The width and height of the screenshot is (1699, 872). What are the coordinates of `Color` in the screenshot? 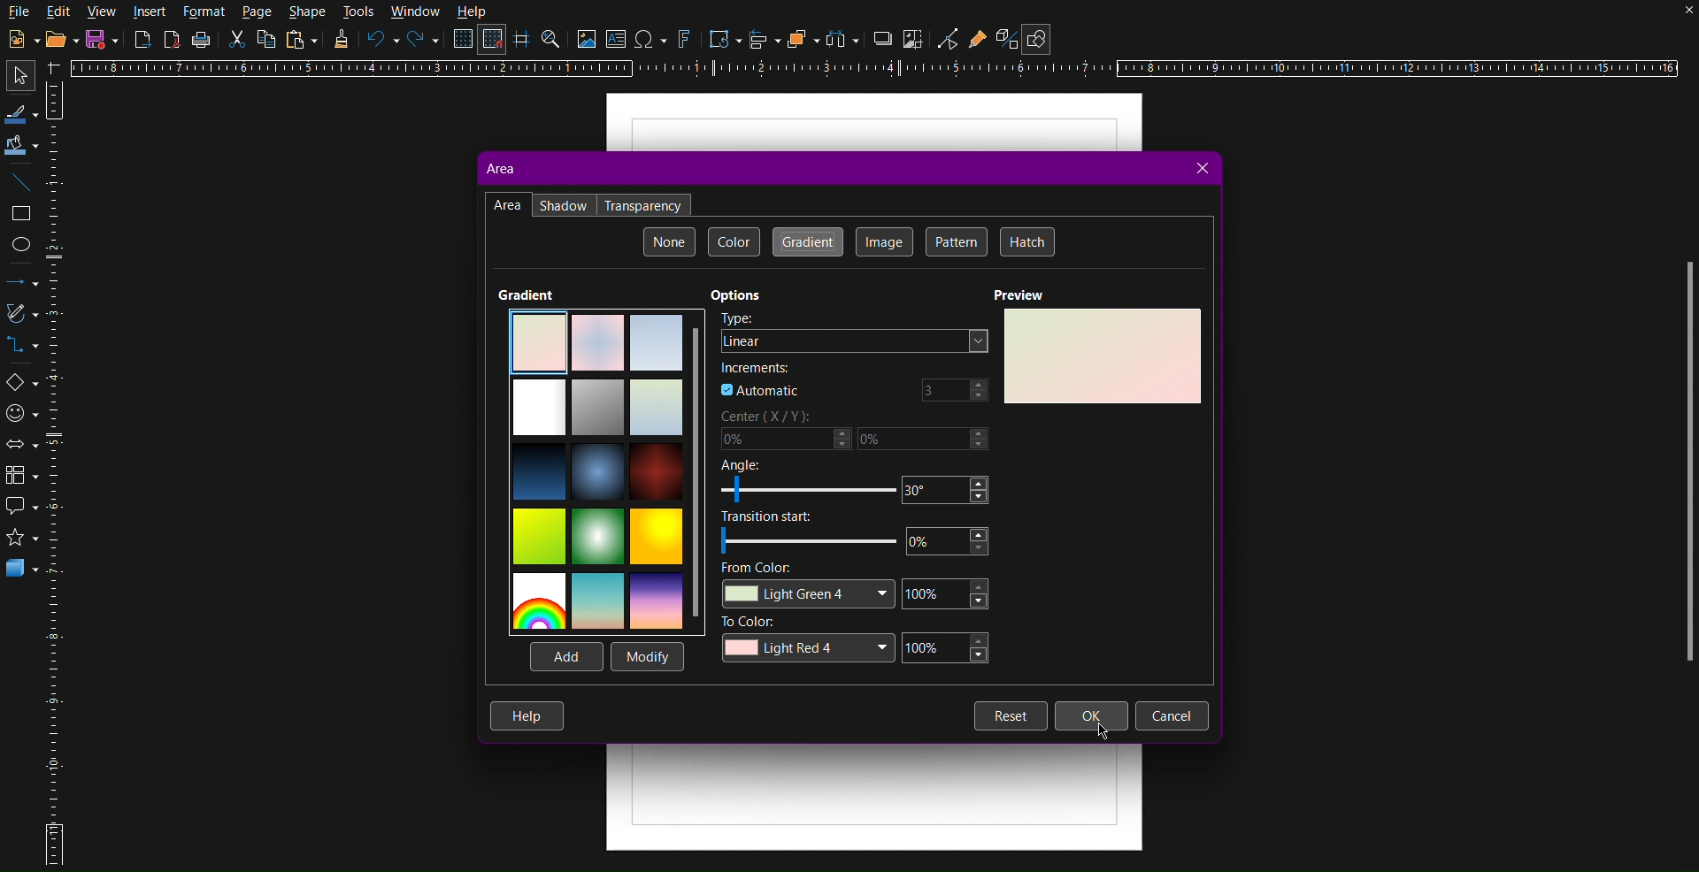 It's located at (734, 241).